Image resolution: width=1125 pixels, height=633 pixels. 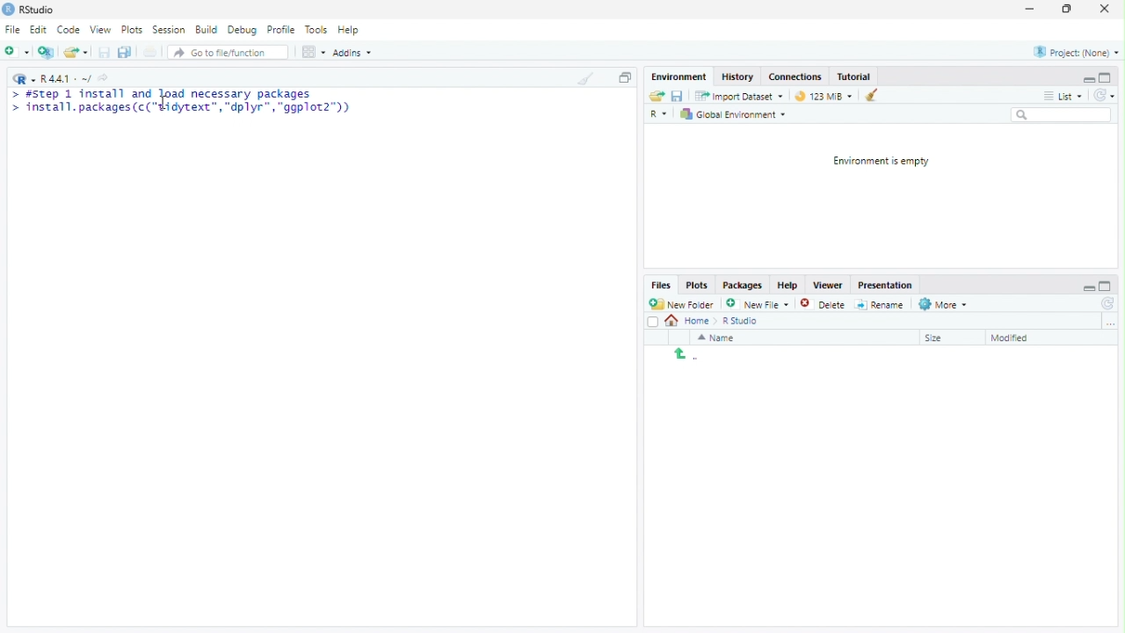 What do you see at coordinates (693, 321) in the screenshot?
I see `Home` at bounding box center [693, 321].